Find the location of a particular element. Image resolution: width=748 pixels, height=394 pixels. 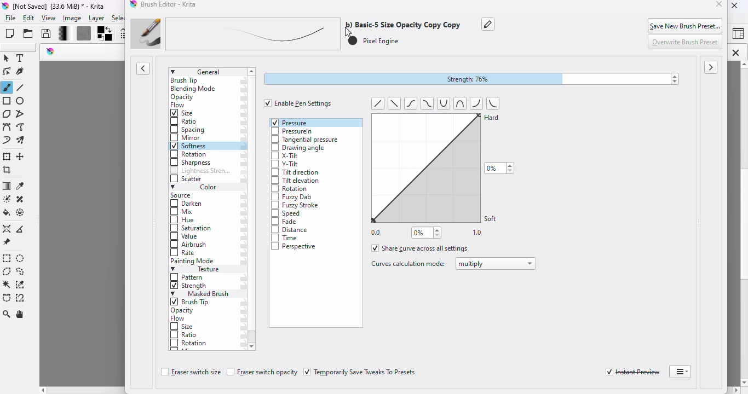

foreground/background color settings is located at coordinates (105, 34).